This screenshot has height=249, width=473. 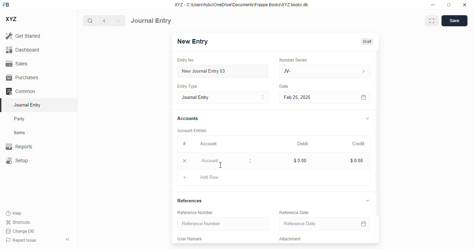 I want to click on XYZ - C:\Users\hsbc\OneDrive\Documents\Frappe Books\XYZ books.db, so click(x=241, y=4).